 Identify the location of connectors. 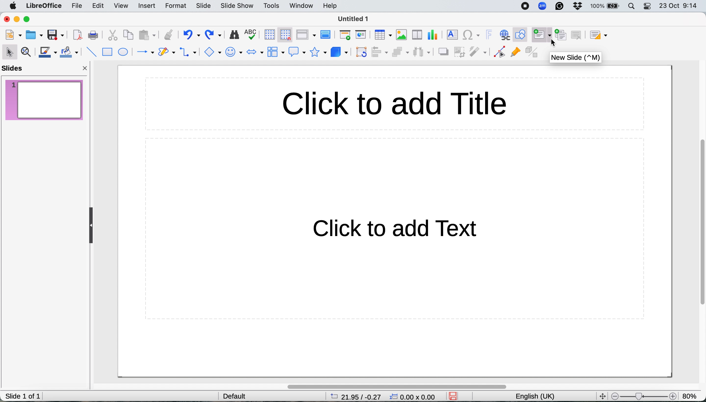
(190, 52).